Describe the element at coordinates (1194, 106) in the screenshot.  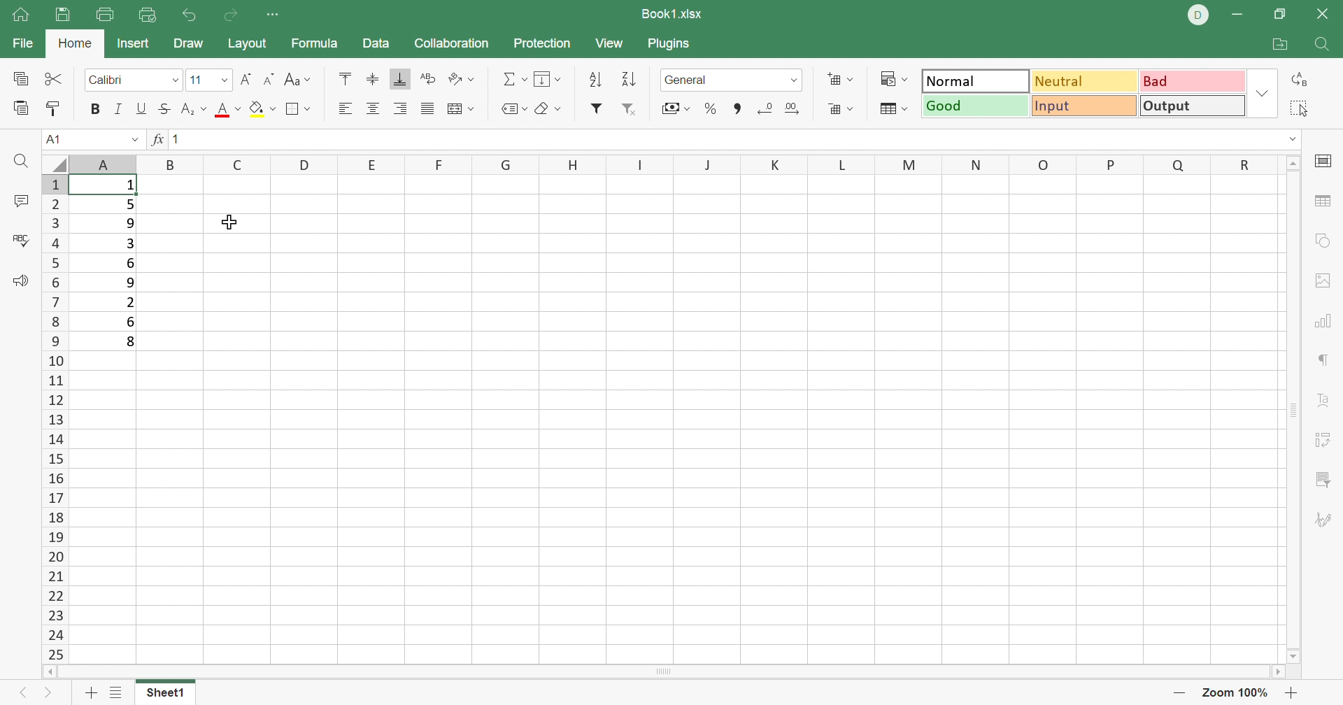
I see `Output` at that location.